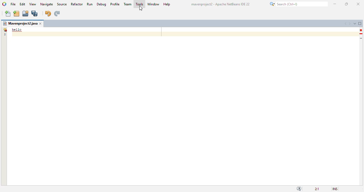 The height and width of the screenshot is (192, 364). Describe the element at coordinates (5, 4) in the screenshot. I see `logo` at that location.